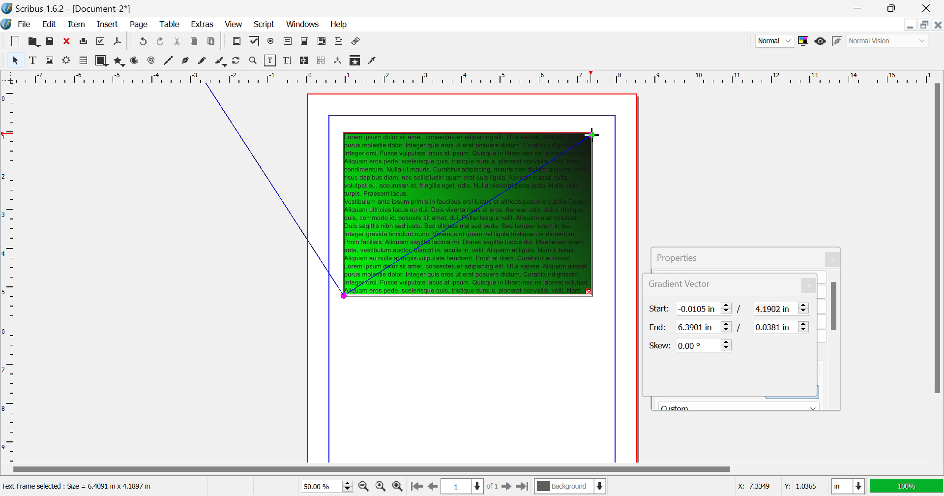 This screenshot has width=944, height=496. What do you see at coordinates (821, 42) in the screenshot?
I see `Preview Mode` at bounding box center [821, 42].